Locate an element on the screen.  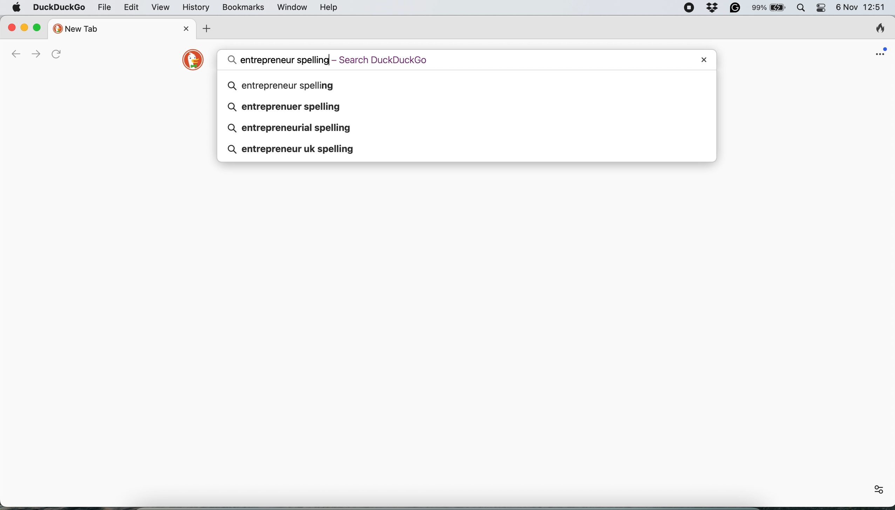
spotlight search is located at coordinates (800, 9).